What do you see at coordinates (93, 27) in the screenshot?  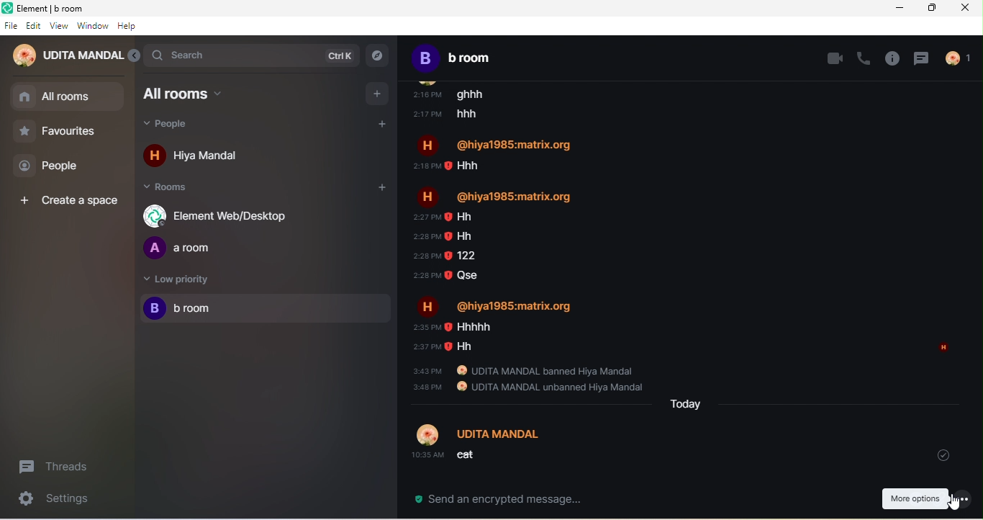 I see `window` at bounding box center [93, 27].